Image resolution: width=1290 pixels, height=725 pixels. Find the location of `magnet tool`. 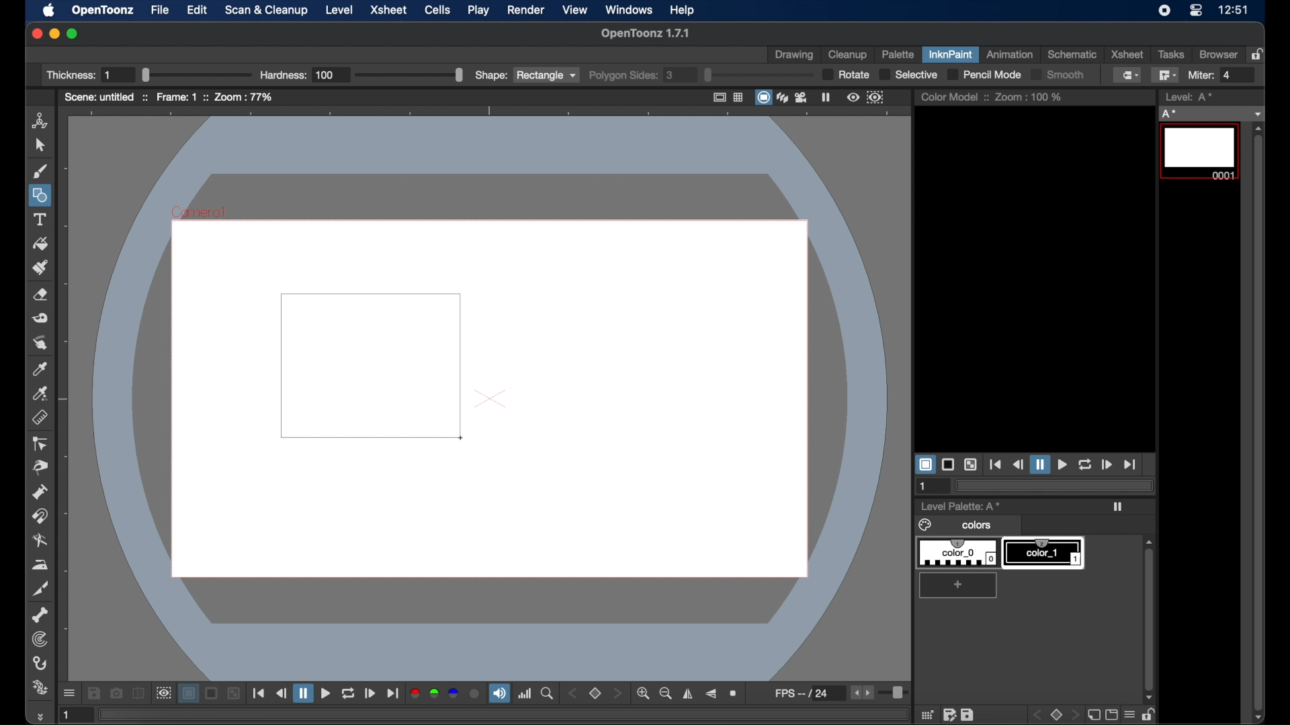

magnet tool is located at coordinates (40, 516).